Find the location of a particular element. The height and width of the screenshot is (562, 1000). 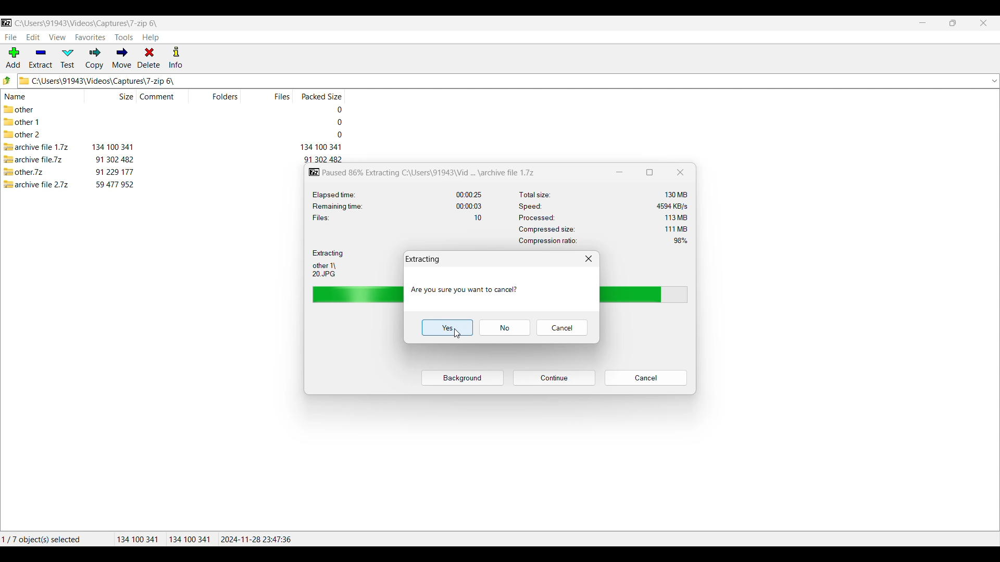

Speed: 4594 KB/s is located at coordinates (603, 206).